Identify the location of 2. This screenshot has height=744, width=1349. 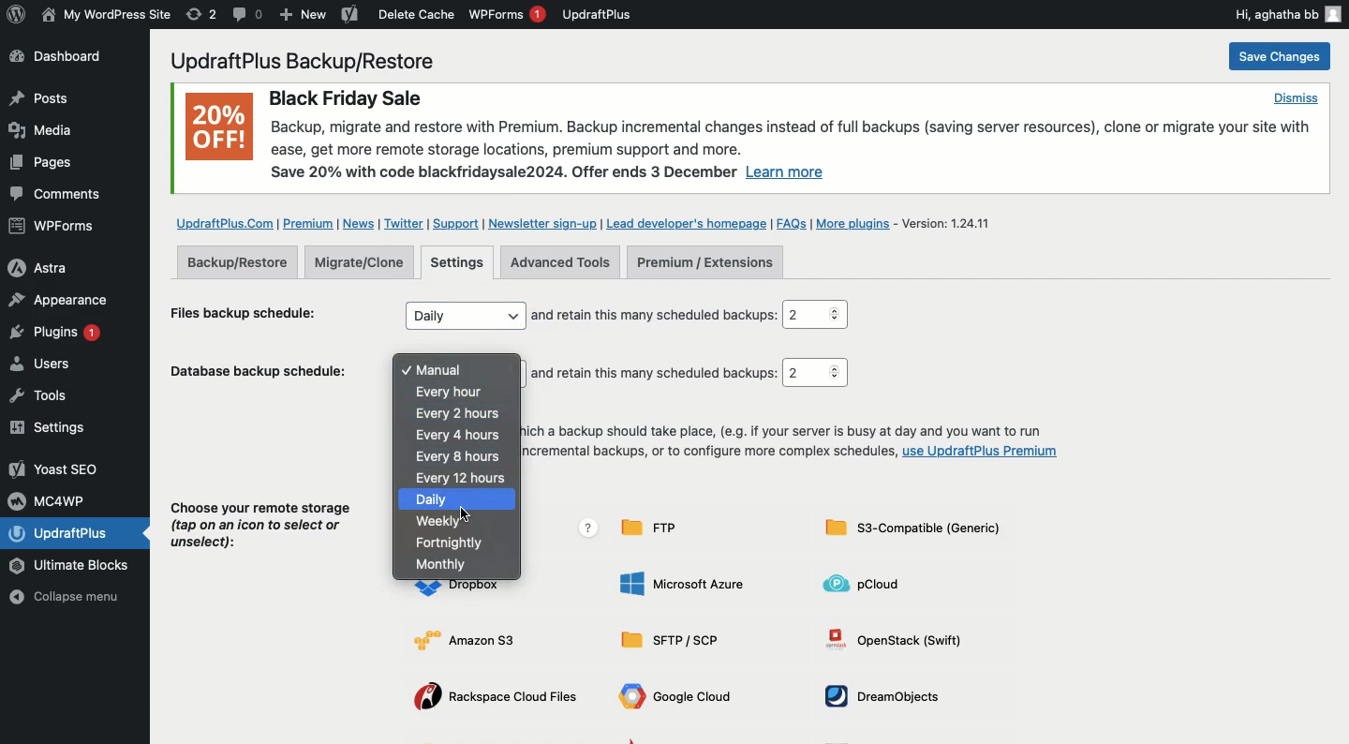
(819, 315).